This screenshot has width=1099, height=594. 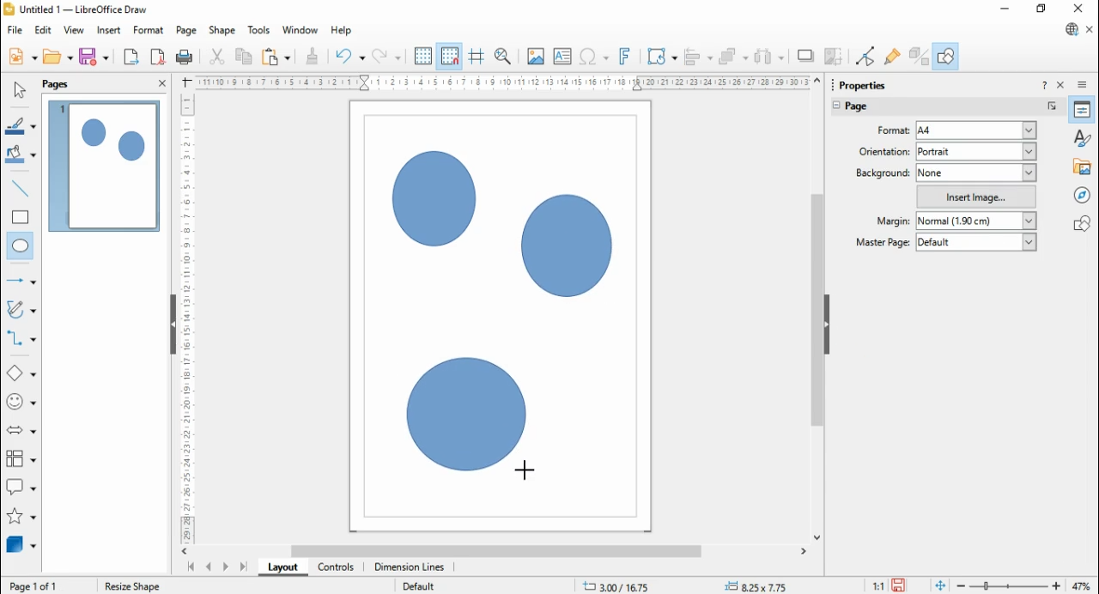 What do you see at coordinates (410, 567) in the screenshot?
I see `dimension lines` at bounding box center [410, 567].